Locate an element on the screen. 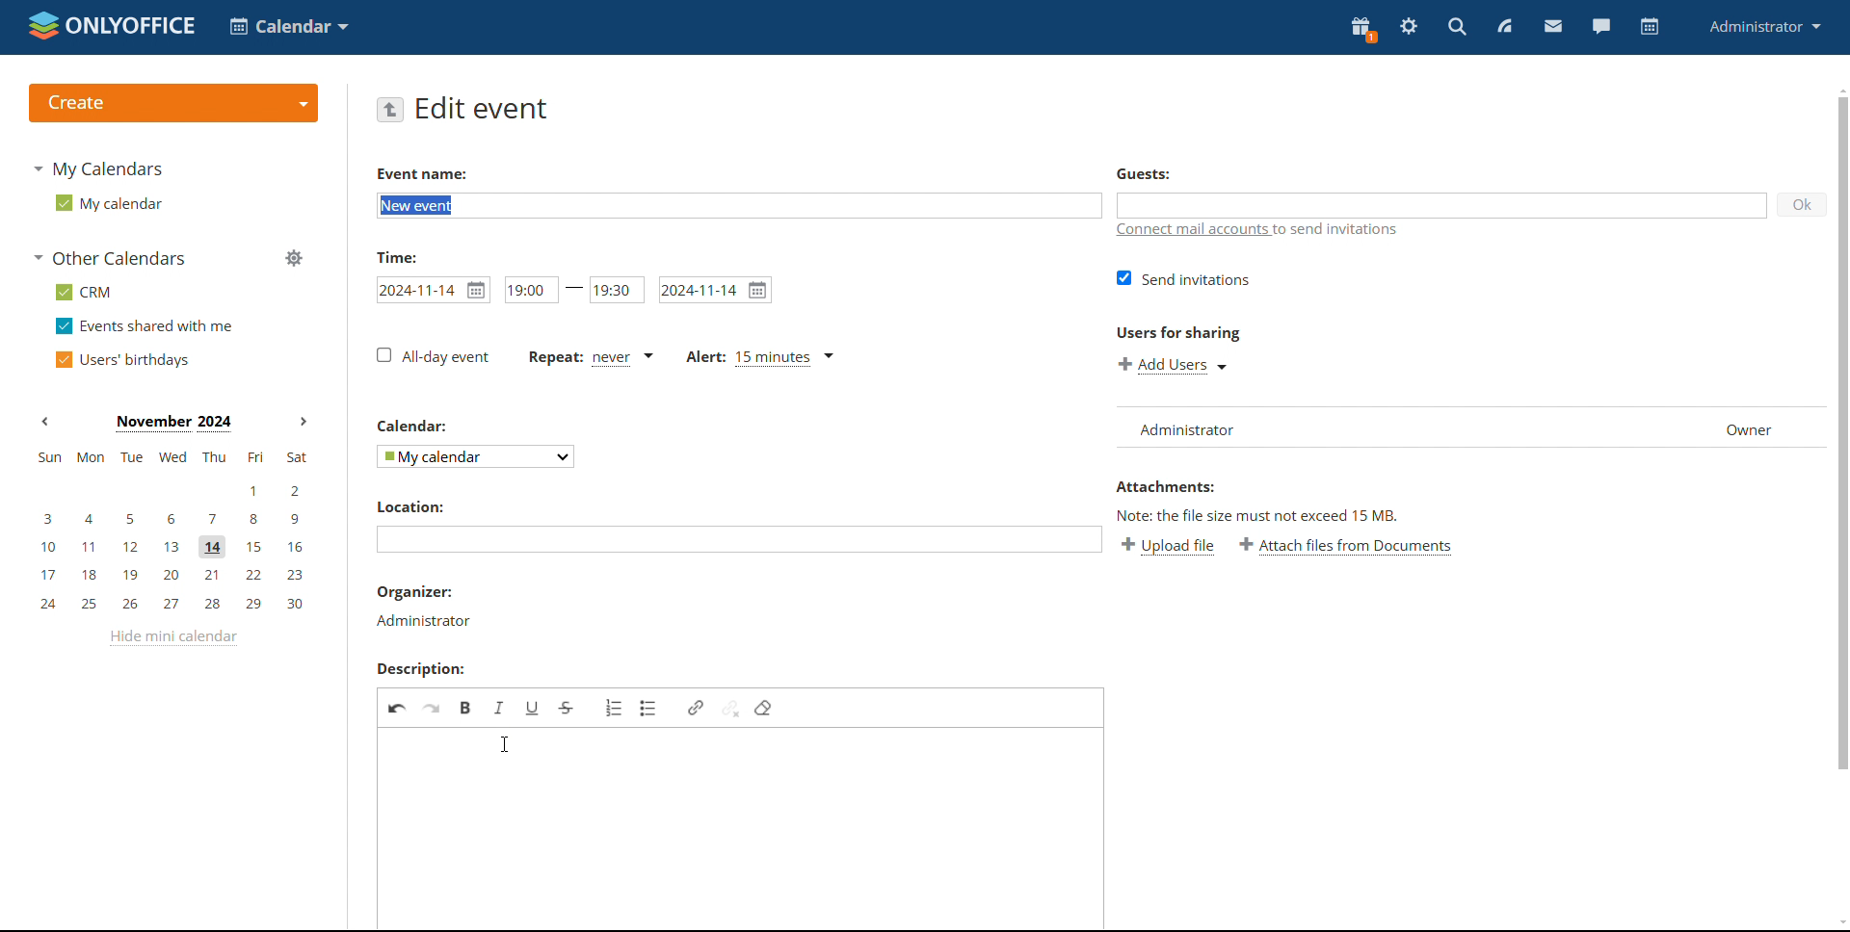 Image resolution: width=1850 pixels, height=932 pixels. underline is located at coordinates (534, 708).